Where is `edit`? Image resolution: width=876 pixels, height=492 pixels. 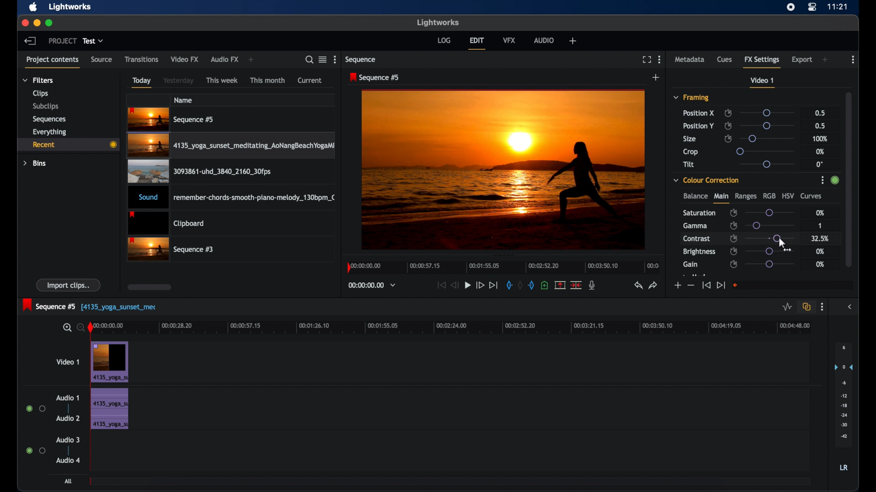
edit is located at coordinates (477, 43).